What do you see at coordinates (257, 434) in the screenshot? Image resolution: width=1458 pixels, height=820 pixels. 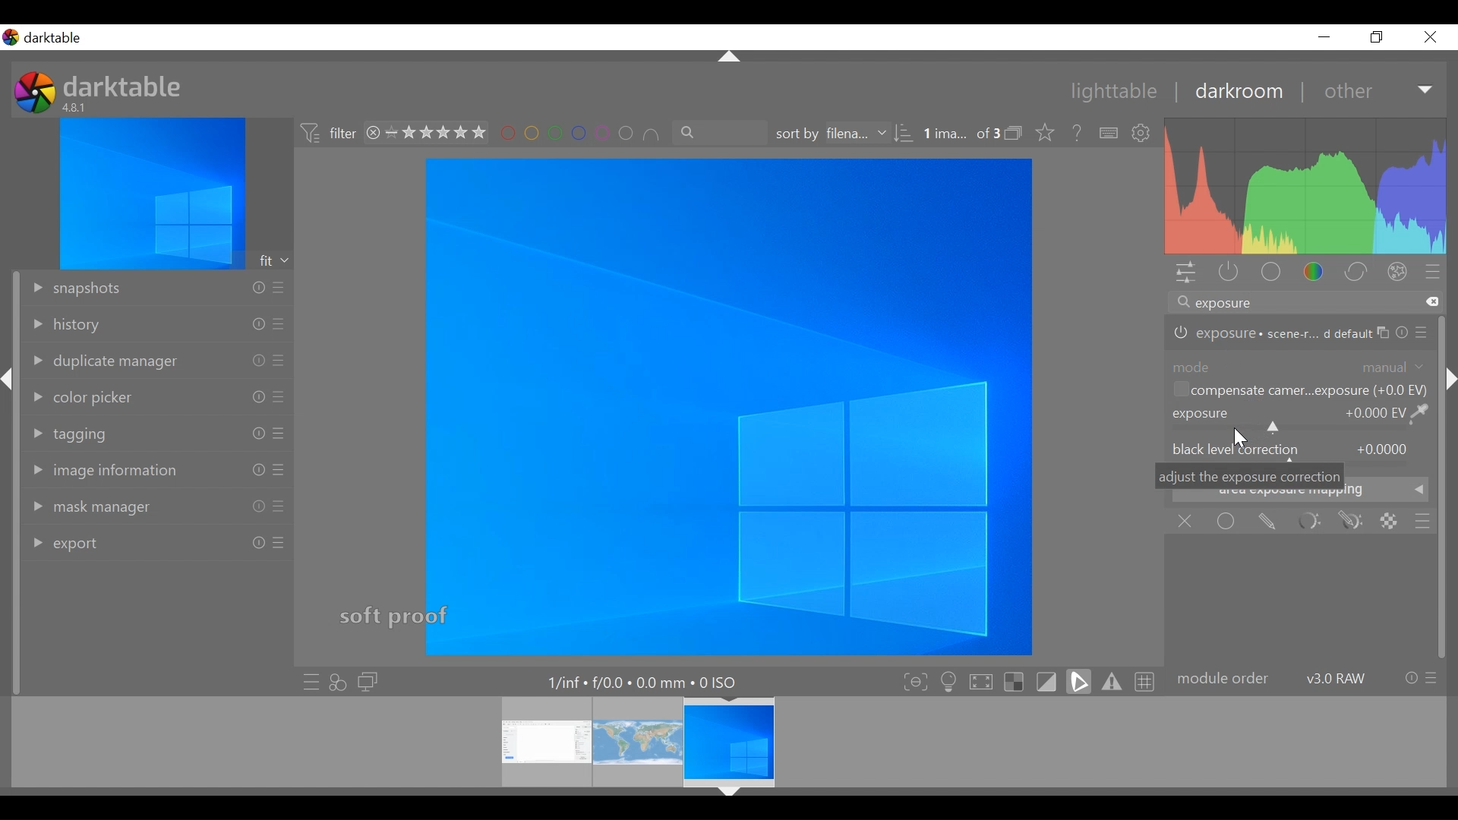 I see `info` at bounding box center [257, 434].